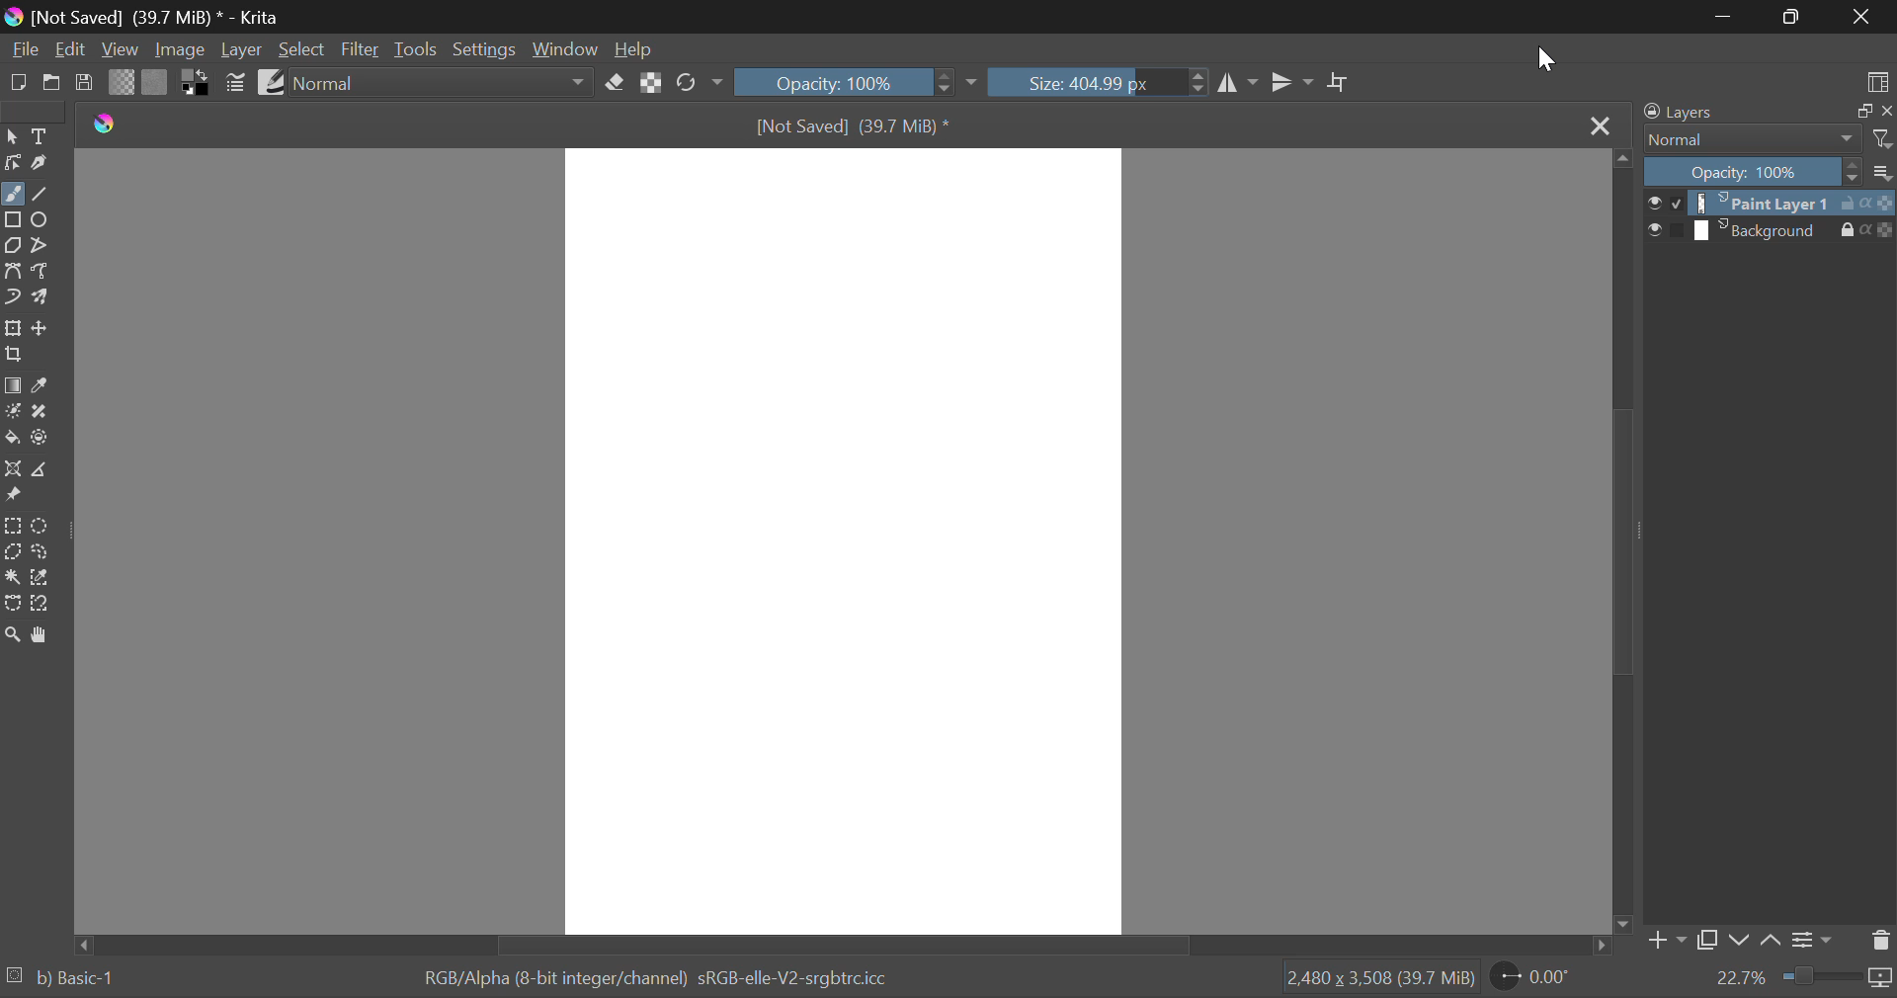 This screenshot has height=998, width=1897. I want to click on Move Layer, so click(42, 327).